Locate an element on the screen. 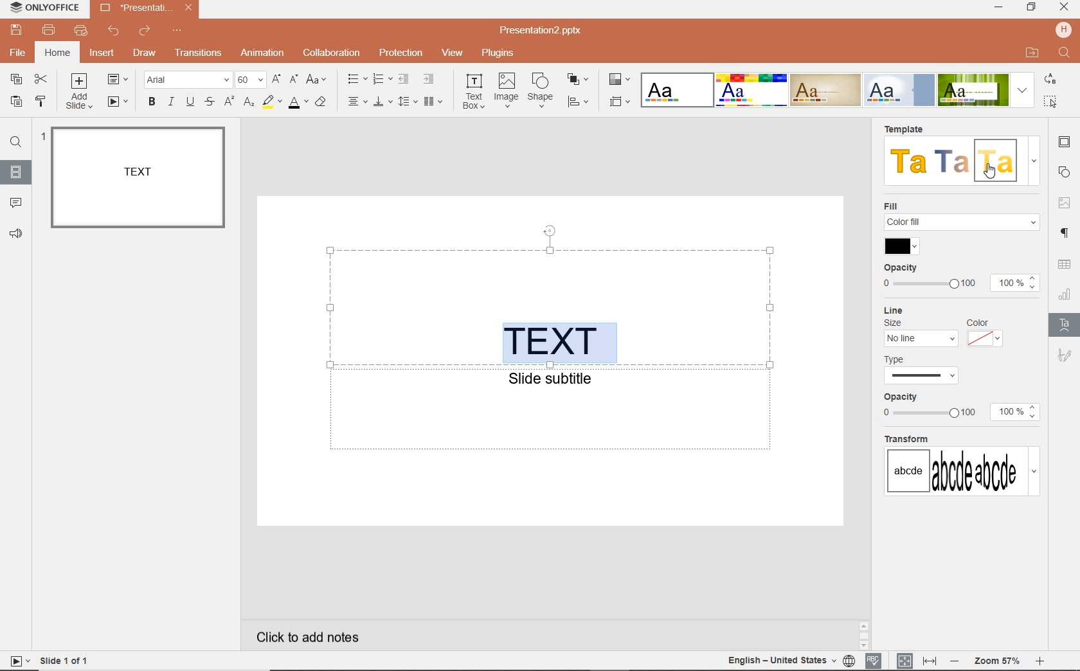  FEEDBACK & SUPPORT is located at coordinates (17, 235).